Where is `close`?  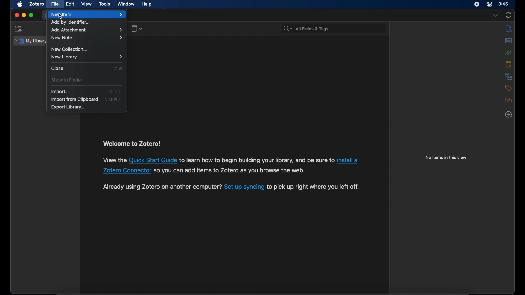 close is located at coordinates (16, 15).